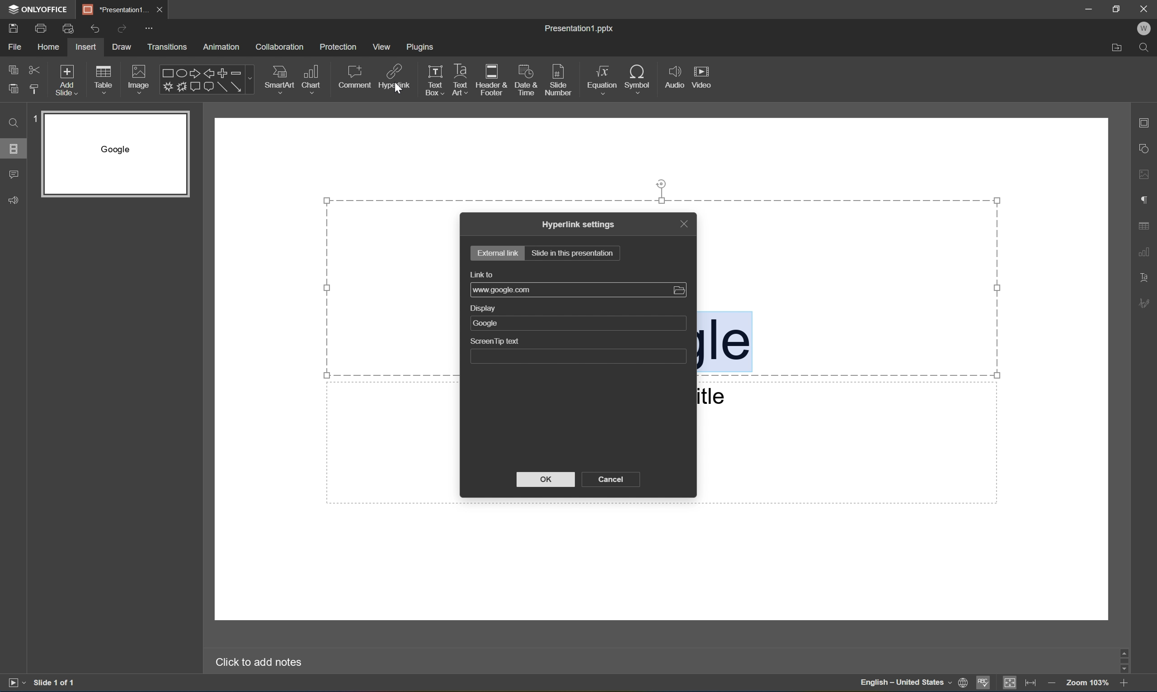 This screenshot has height=692, width=1157. I want to click on Fit to width, so click(1034, 683).